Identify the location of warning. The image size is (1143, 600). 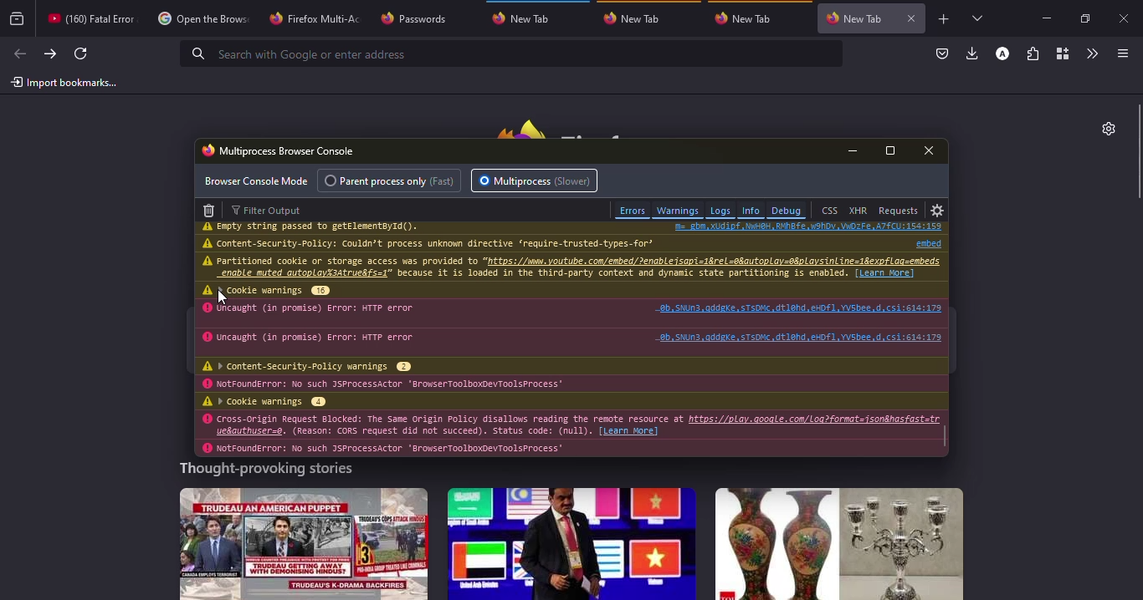
(209, 243).